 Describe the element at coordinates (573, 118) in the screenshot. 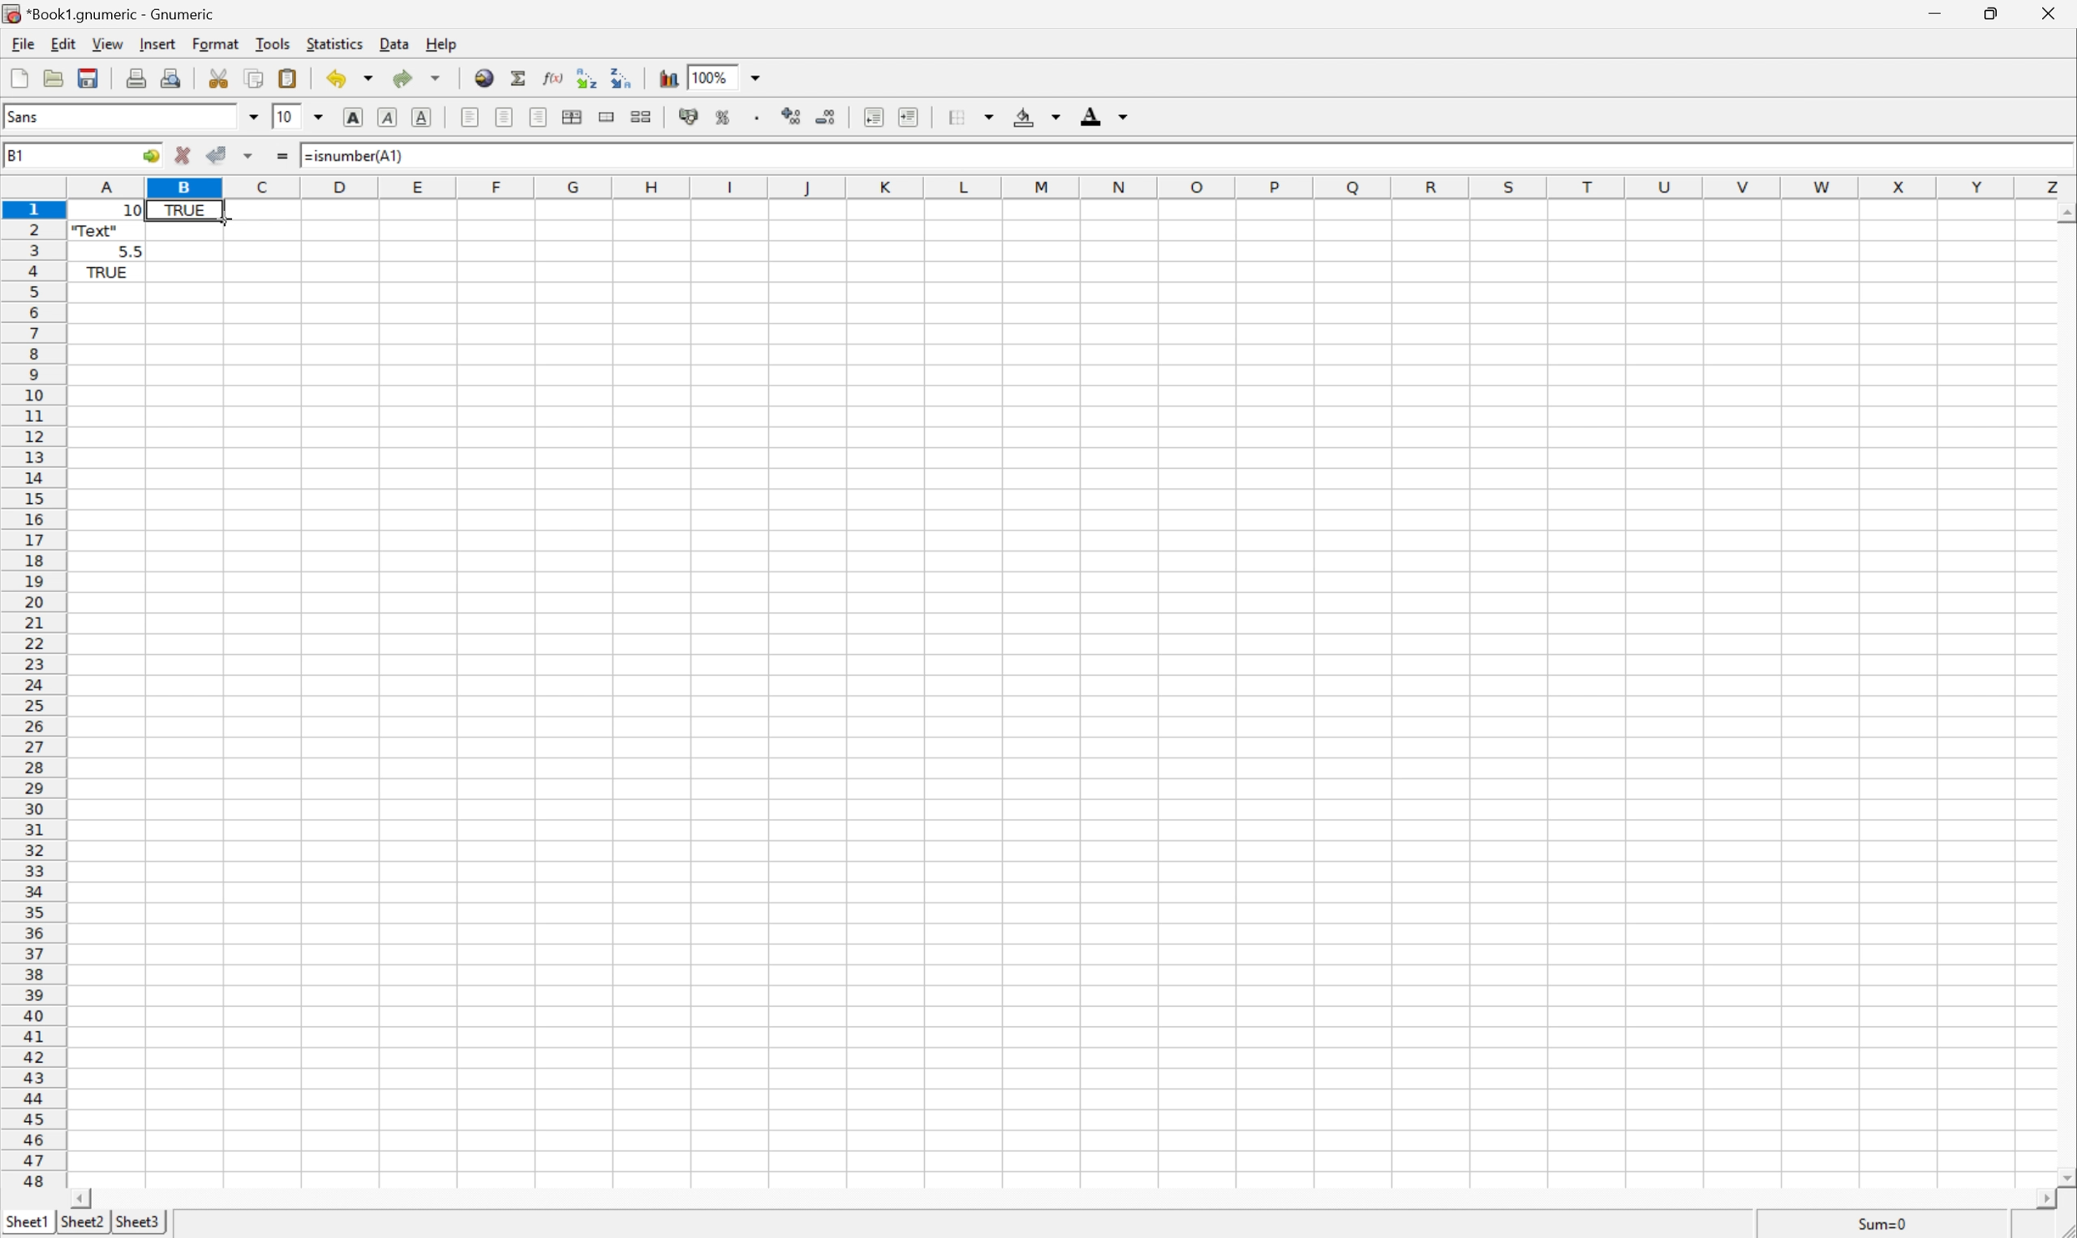

I see ` Center horizontally across selection` at that location.